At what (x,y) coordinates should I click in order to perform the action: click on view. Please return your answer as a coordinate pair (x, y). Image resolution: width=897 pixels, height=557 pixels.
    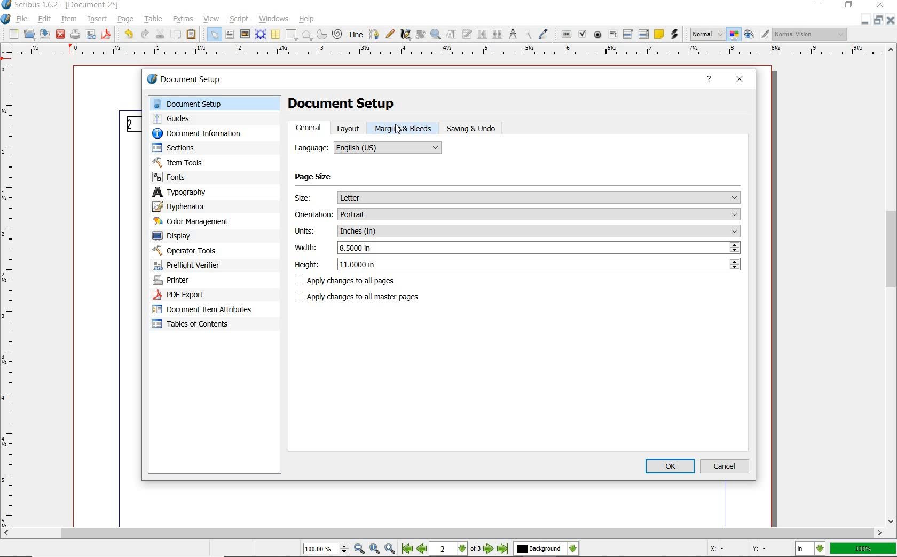
    Looking at the image, I should click on (211, 19).